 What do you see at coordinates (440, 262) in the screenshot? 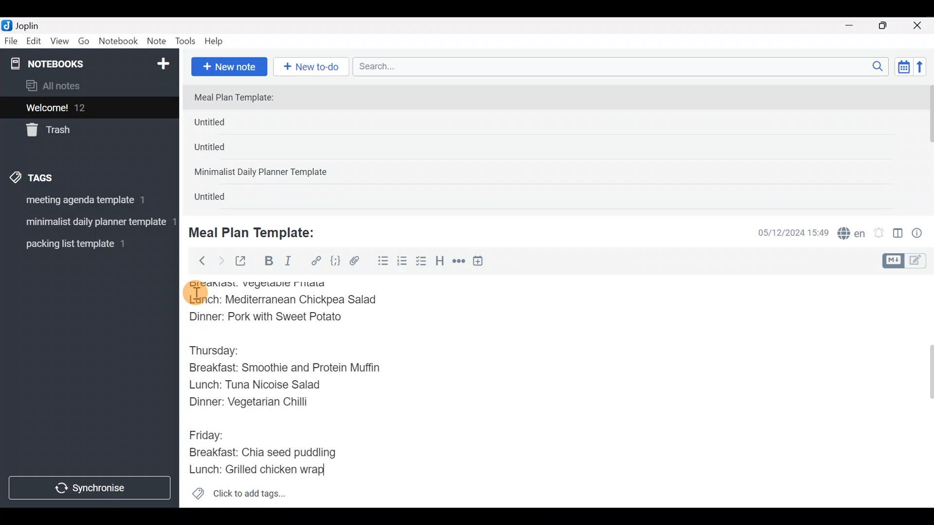
I see `Heading` at bounding box center [440, 262].